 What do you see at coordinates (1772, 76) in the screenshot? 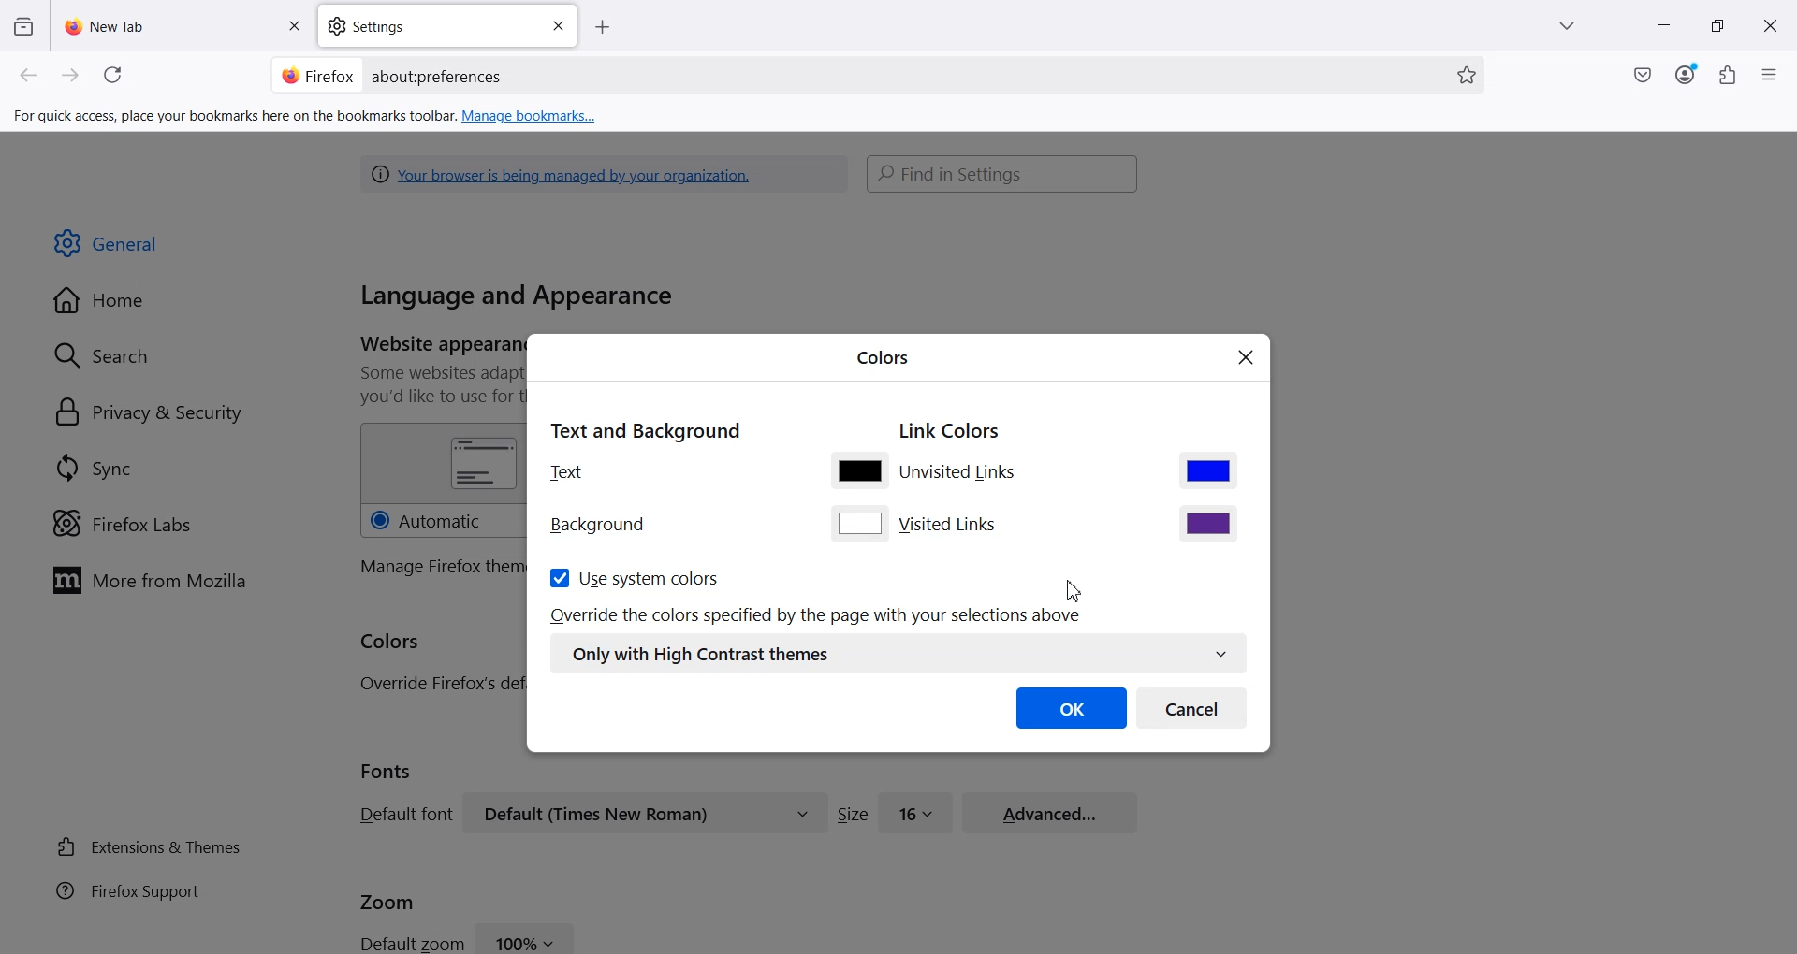
I see `Hamburger menu` at bounding box center [1772, 76].